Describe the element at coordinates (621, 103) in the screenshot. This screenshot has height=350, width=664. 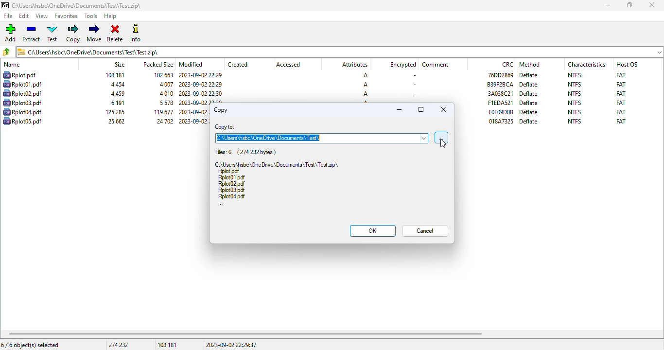
I see `FAT` at that location.